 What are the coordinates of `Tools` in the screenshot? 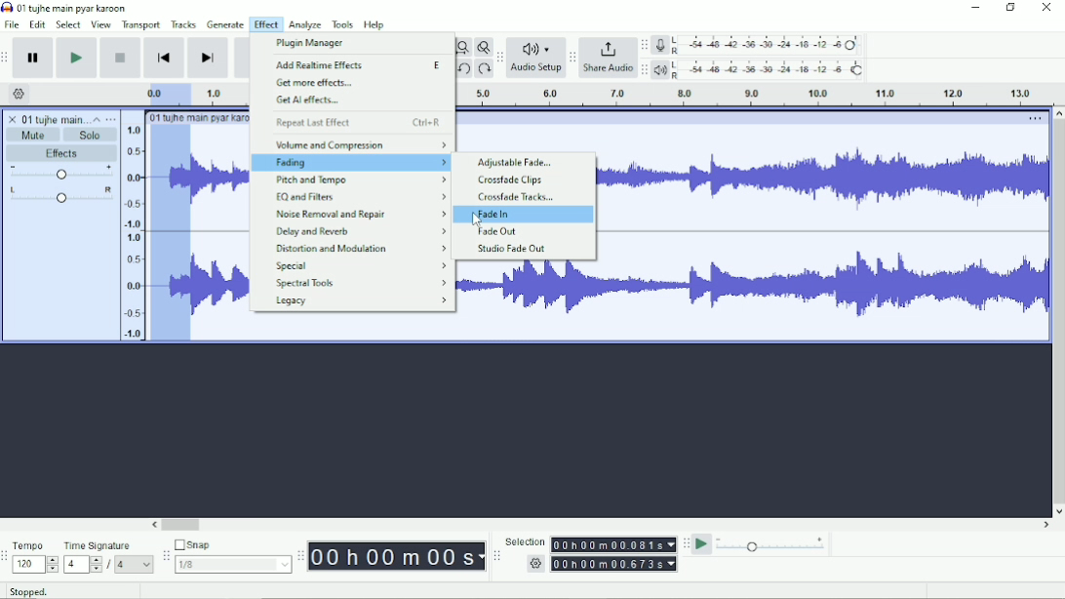 It's located at (343, 24).